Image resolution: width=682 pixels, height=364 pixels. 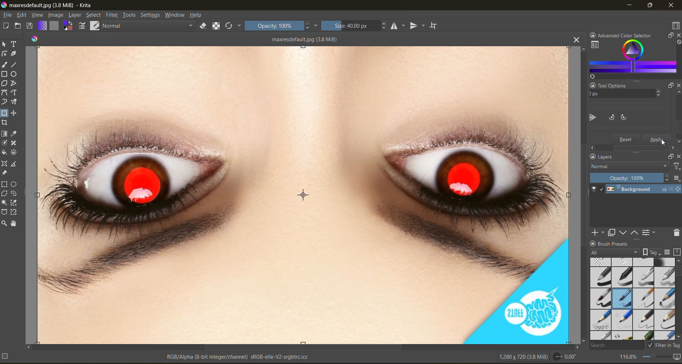 I want to click on create, so click(x=6, y=26).